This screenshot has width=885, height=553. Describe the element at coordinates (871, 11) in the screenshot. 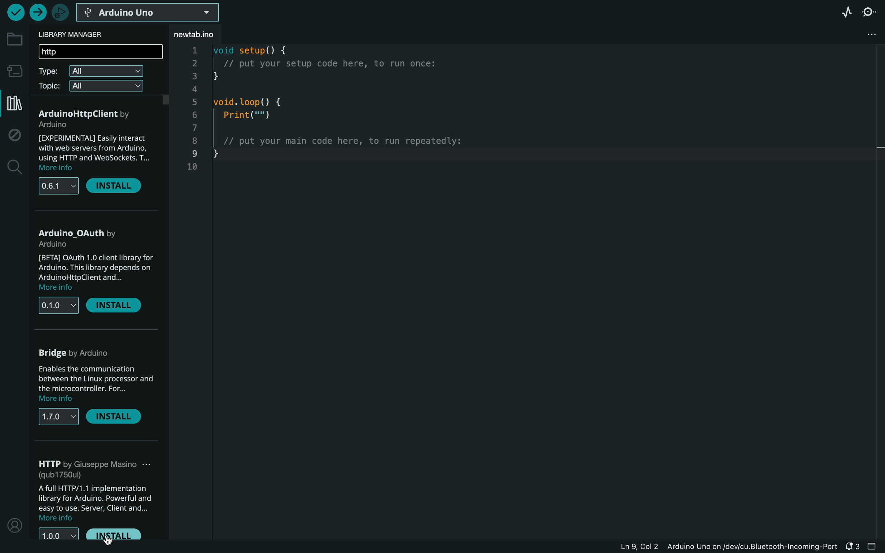

I see `serial monitor` at that location.